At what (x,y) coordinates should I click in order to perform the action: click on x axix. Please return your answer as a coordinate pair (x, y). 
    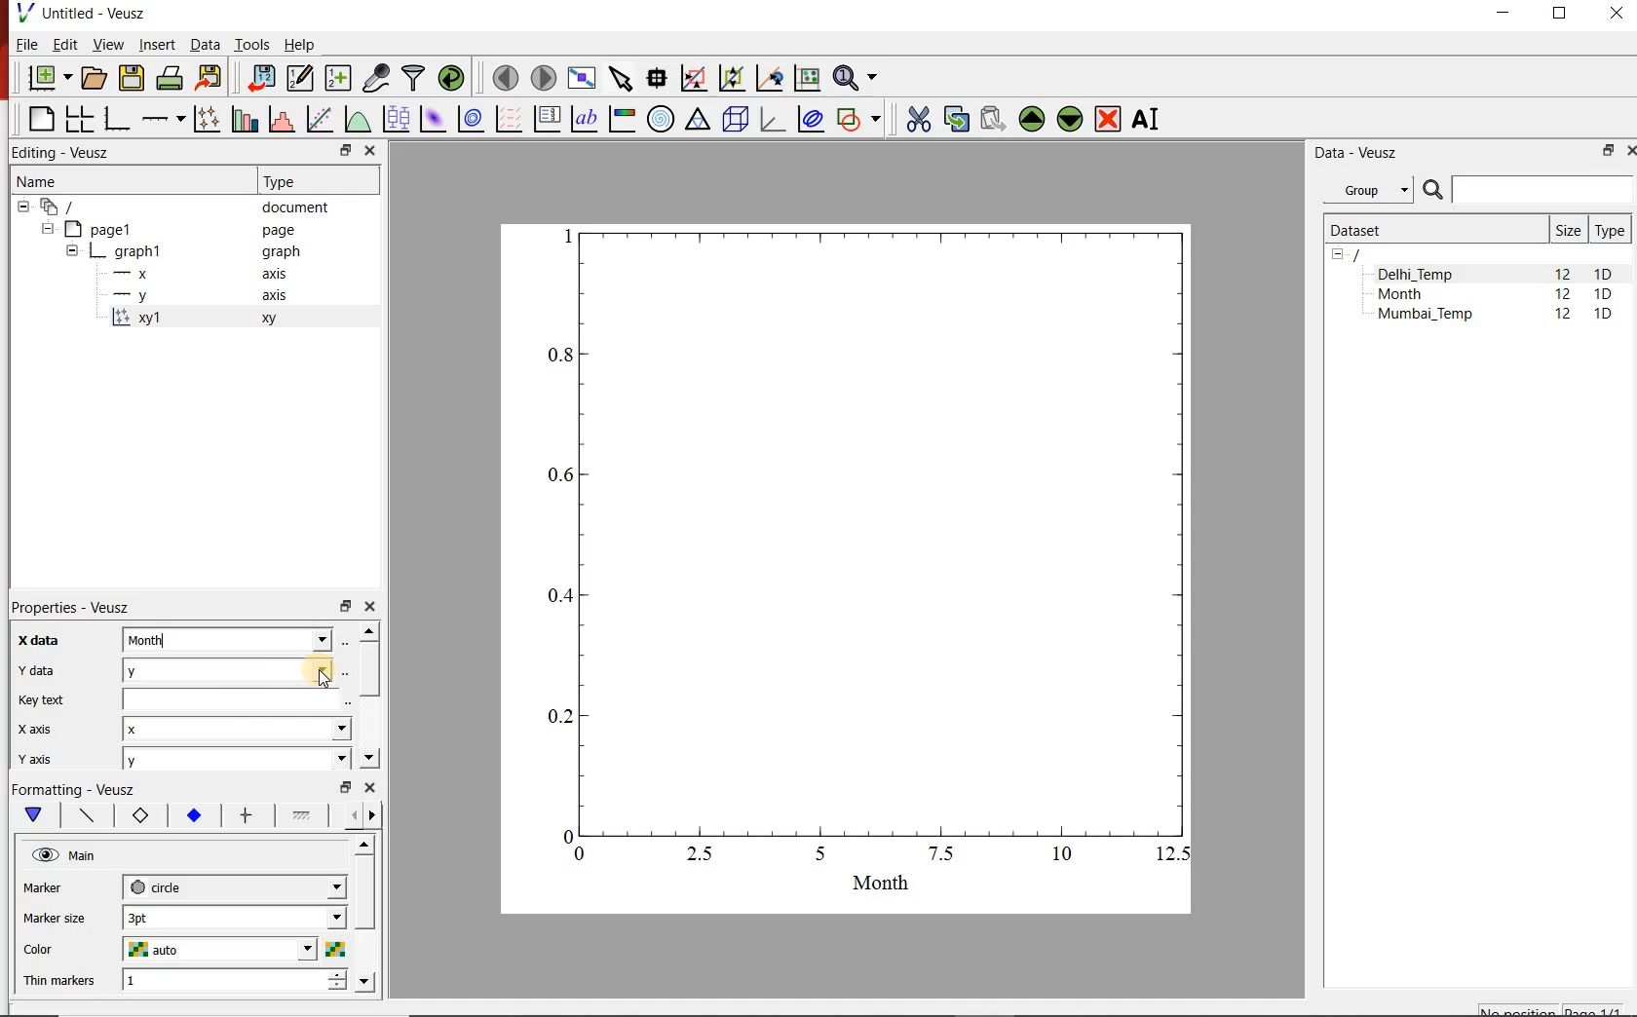
    Looking at the image, I should click on (30, 727).